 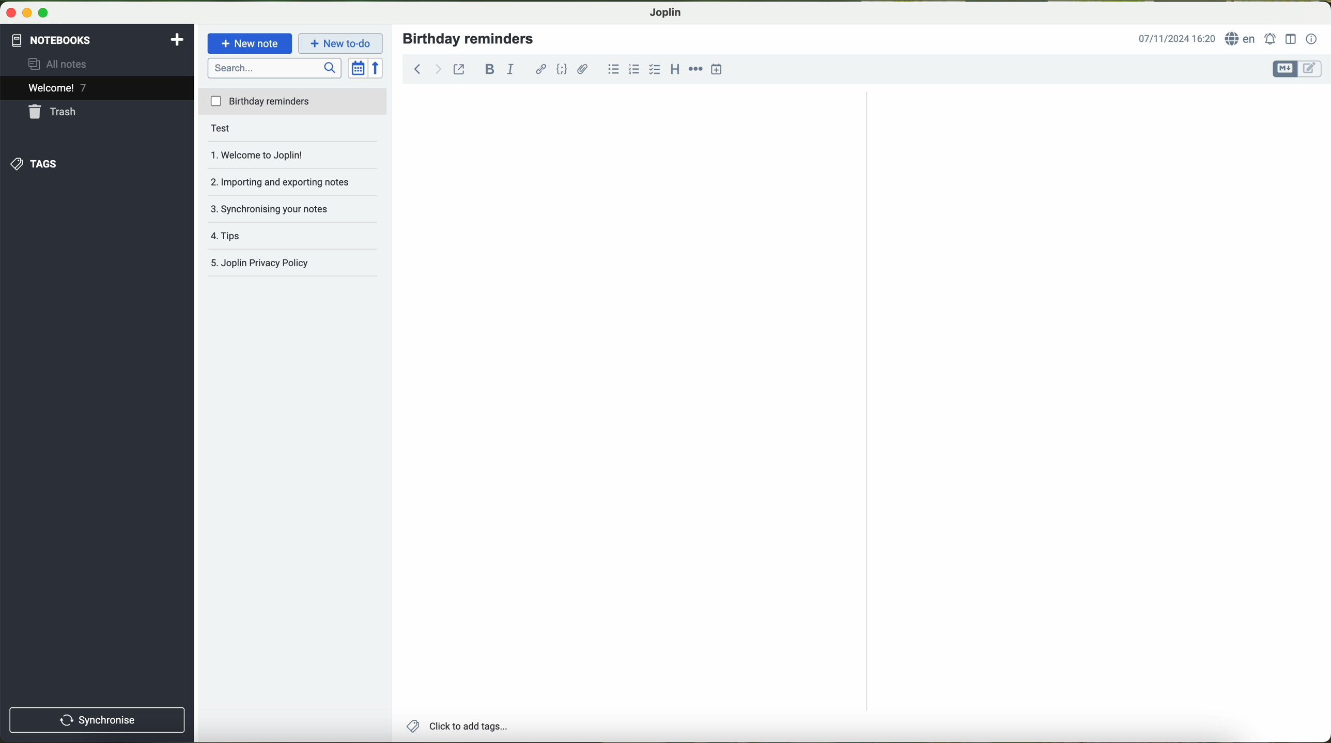 What do you see at coordinates (271, 154) in the screenshot?
I see `welcome to Joplin` at bounding box center [271, 154].